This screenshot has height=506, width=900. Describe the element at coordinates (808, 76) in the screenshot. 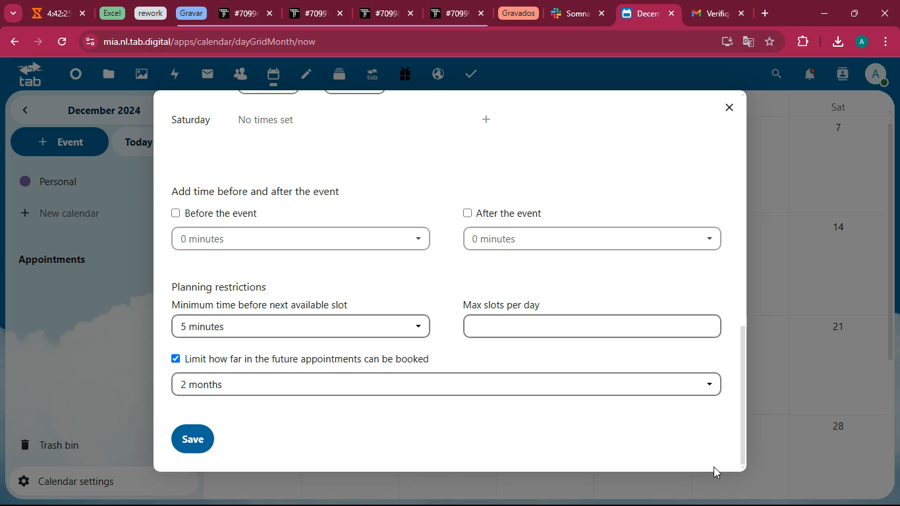

I see `notifications` at that location.